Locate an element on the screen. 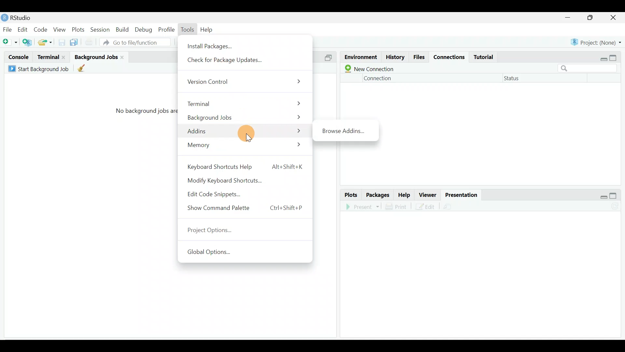 The height and width of the screenshot is (352, 625). Terminal > is located at coordinates (245, 103).